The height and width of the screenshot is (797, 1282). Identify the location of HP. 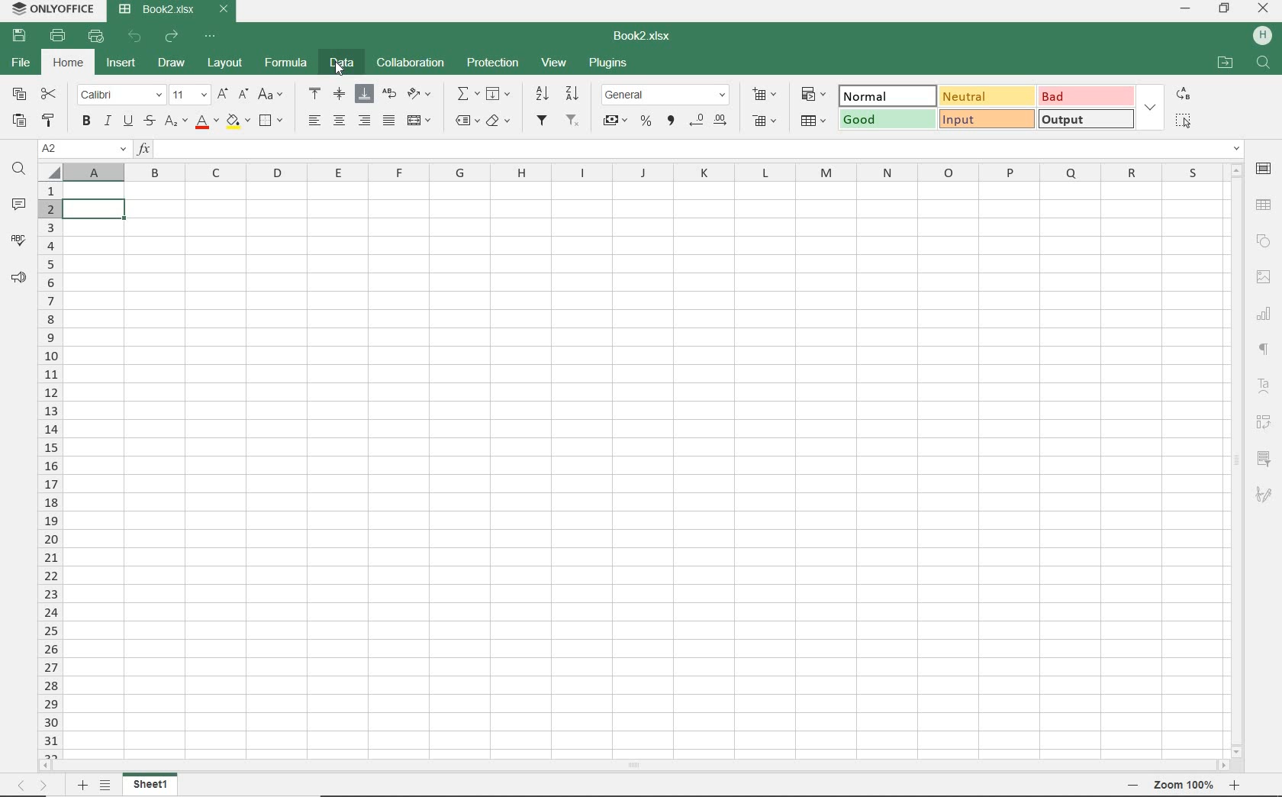
(1263, 37).